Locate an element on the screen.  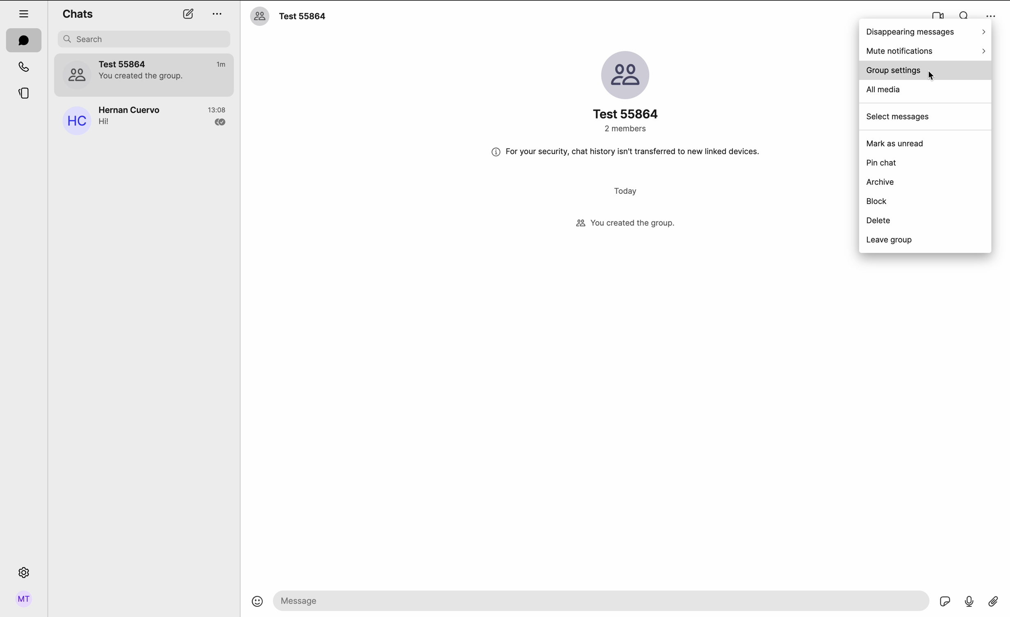
chat name is located at coordinates (288, 16).